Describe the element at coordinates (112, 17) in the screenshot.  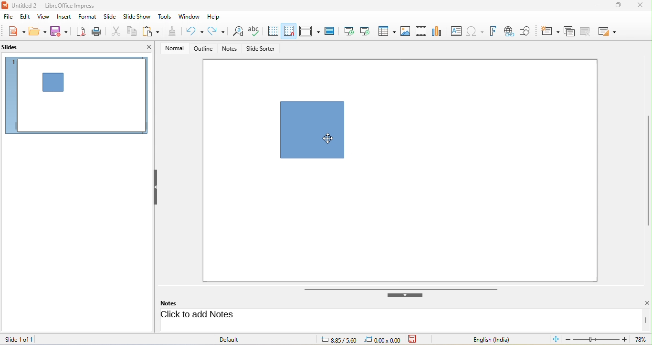
I see `side` at that location.